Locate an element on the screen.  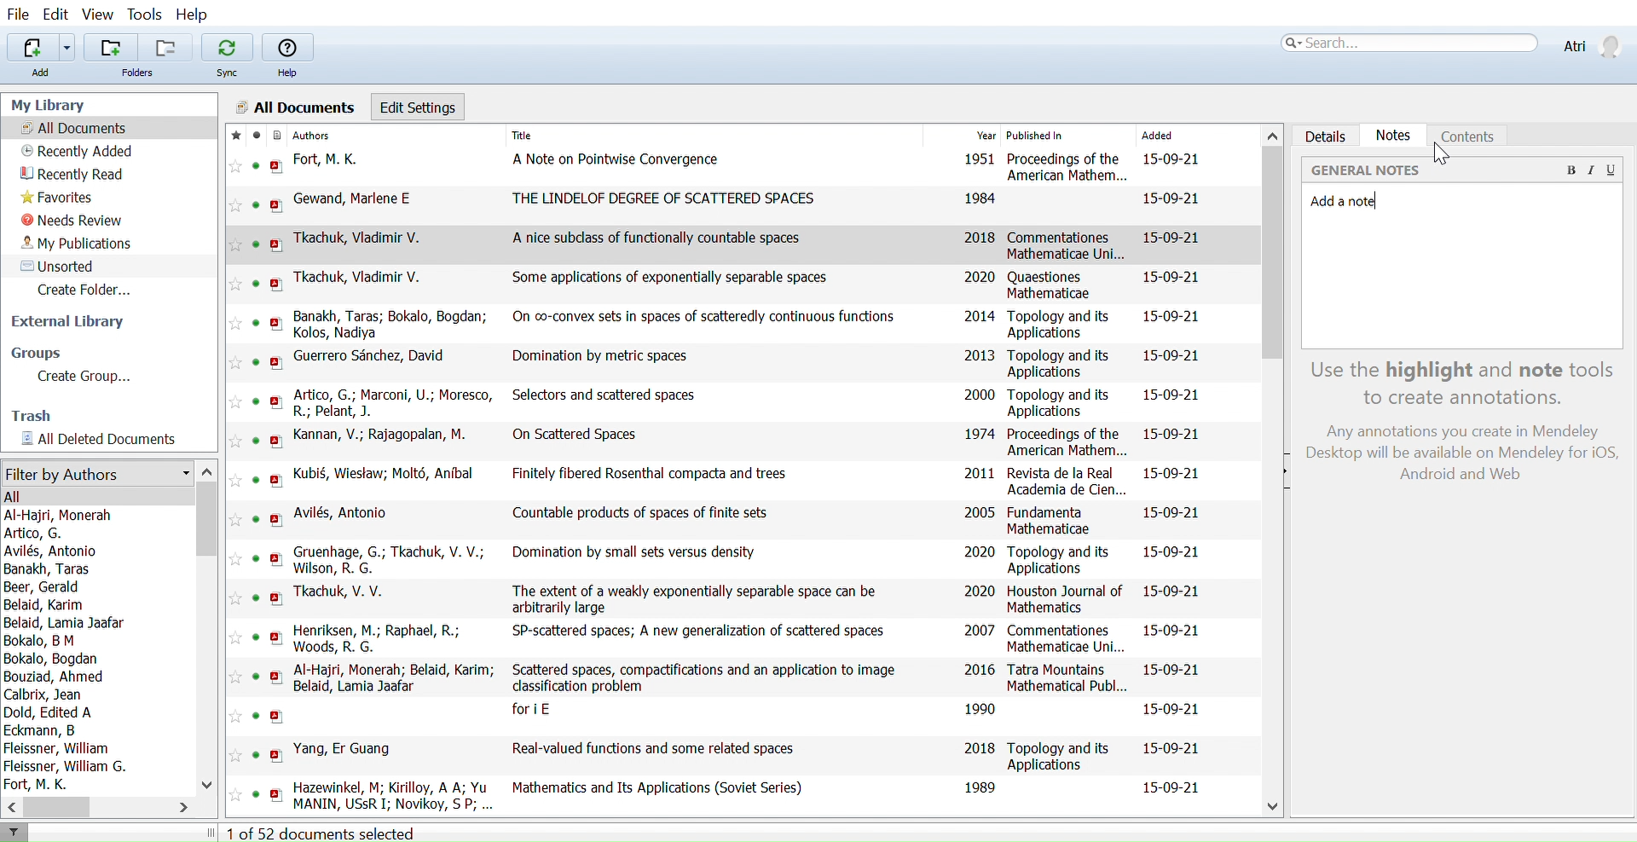
Add this reference to favorites is located at coordinates (236, 283).